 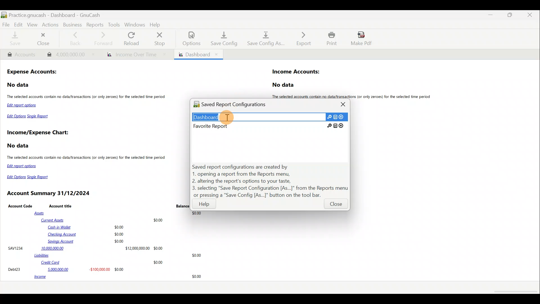 What do you see at coordinates (119, 213) in the screenshot?
I see `Assets $0.00` at bounding box center [119, 213].